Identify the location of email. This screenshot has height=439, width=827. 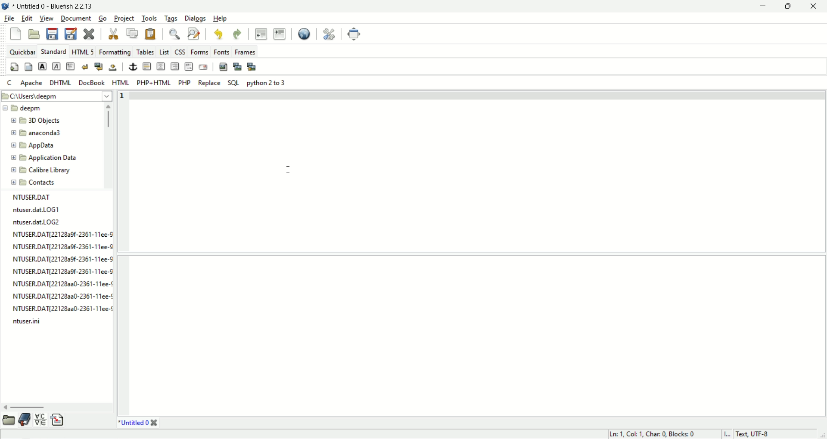
(203, 68).